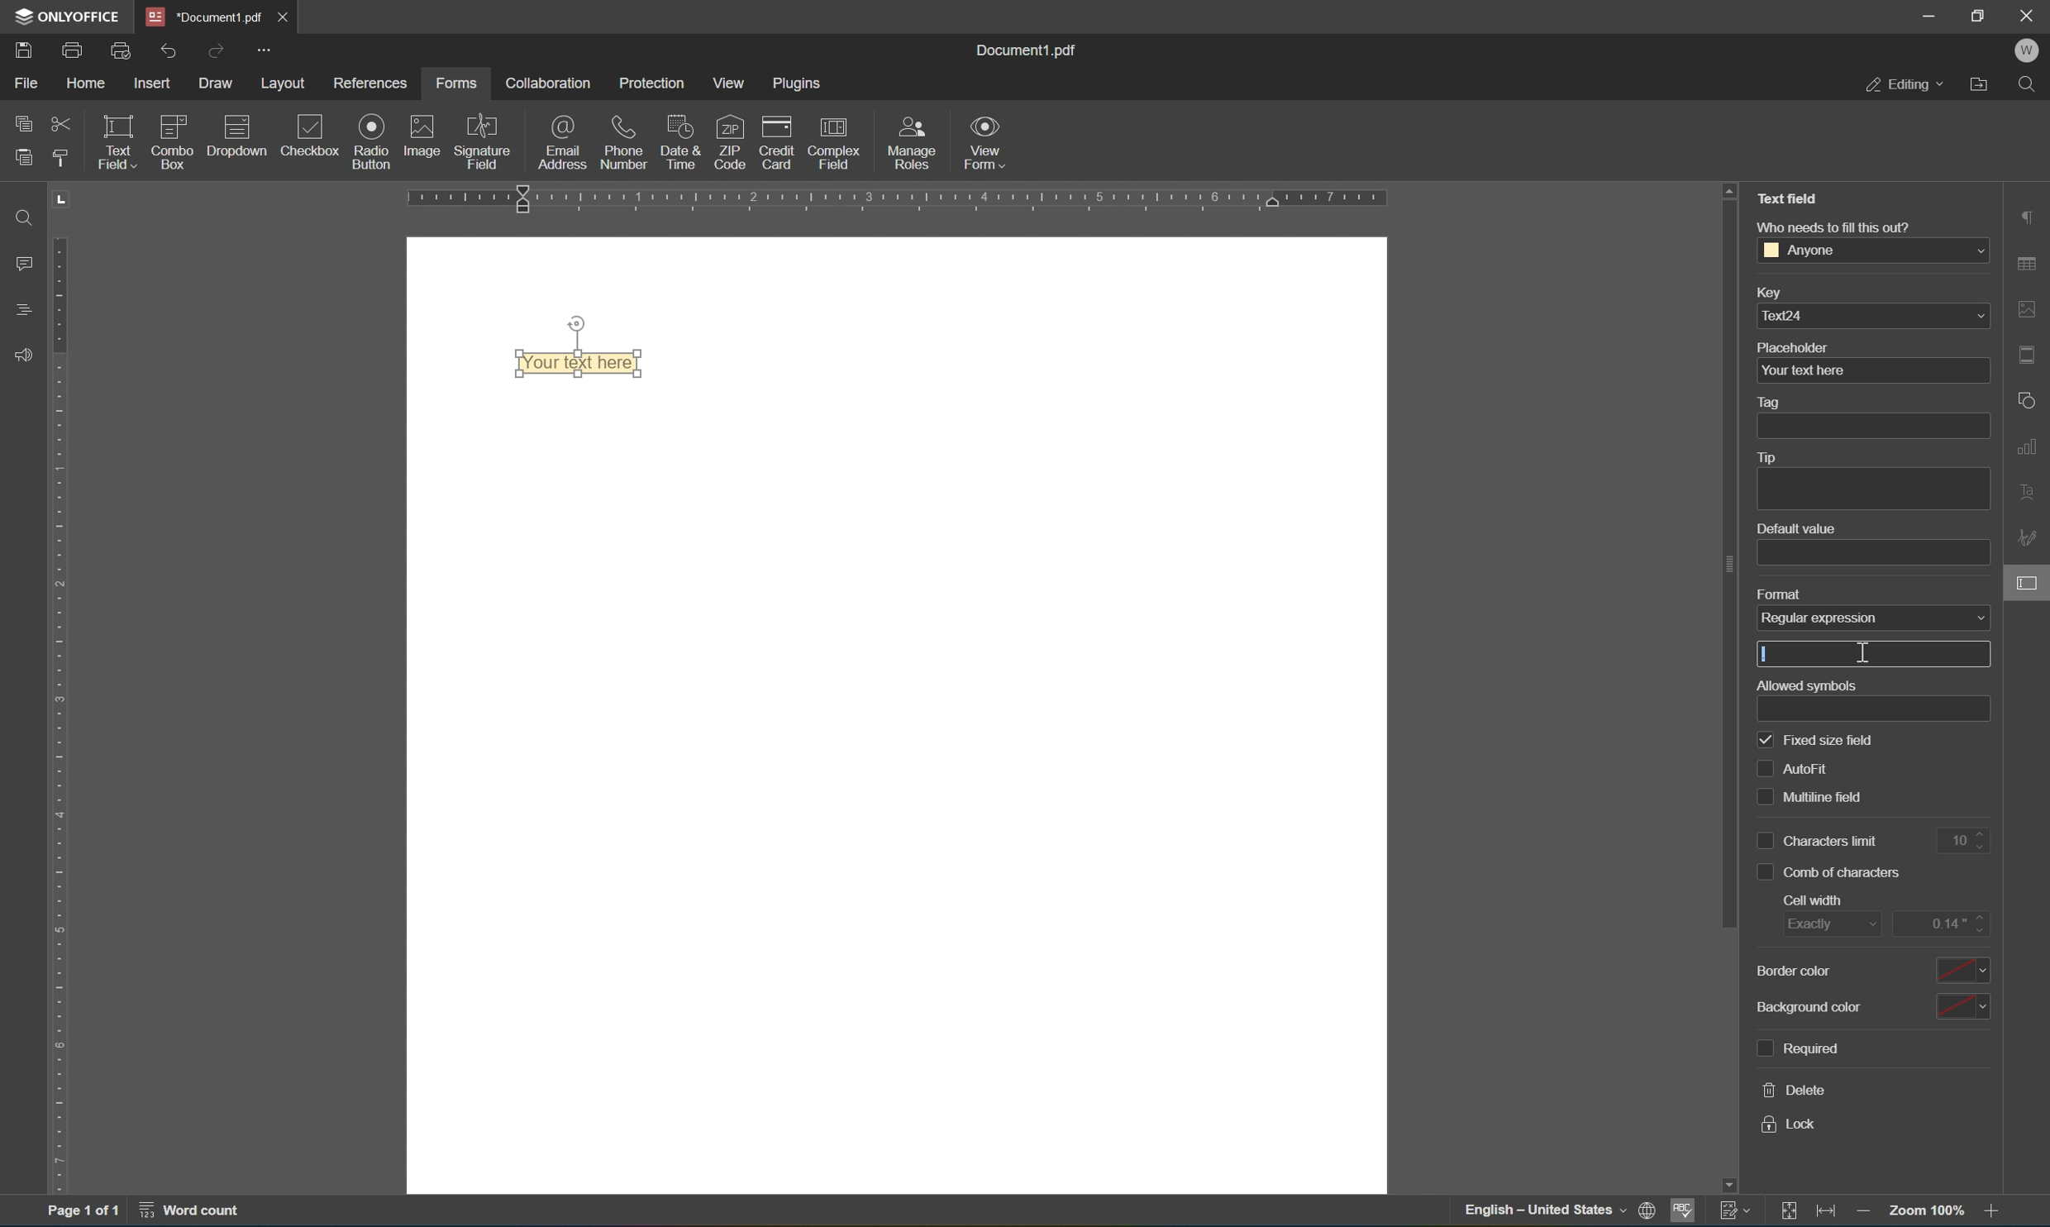 This screenshot has width=2050, height=1227. I want to click on save, so click(23, 53).